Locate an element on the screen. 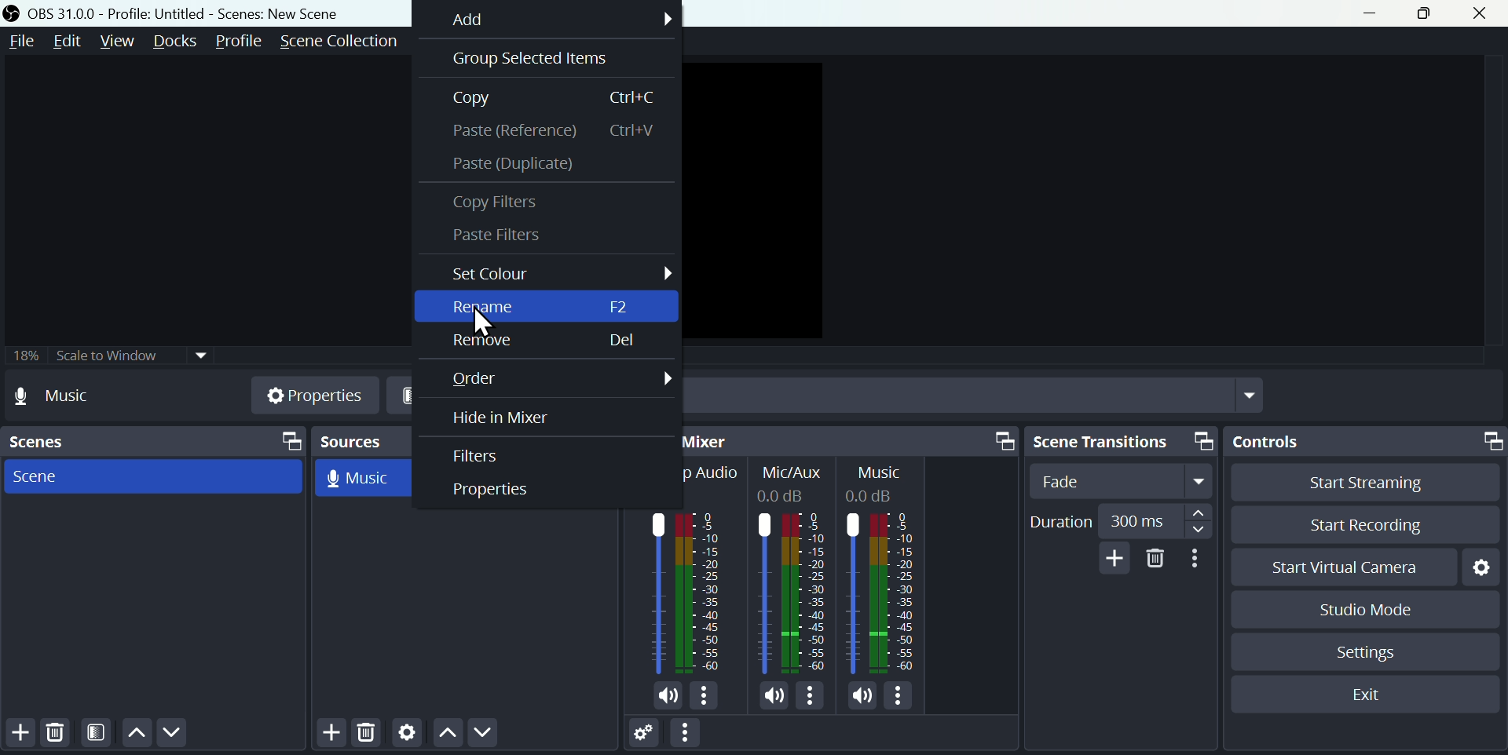 The width and height of the screenshot is (1508, 755). add is located at coordinates (1117, 556).